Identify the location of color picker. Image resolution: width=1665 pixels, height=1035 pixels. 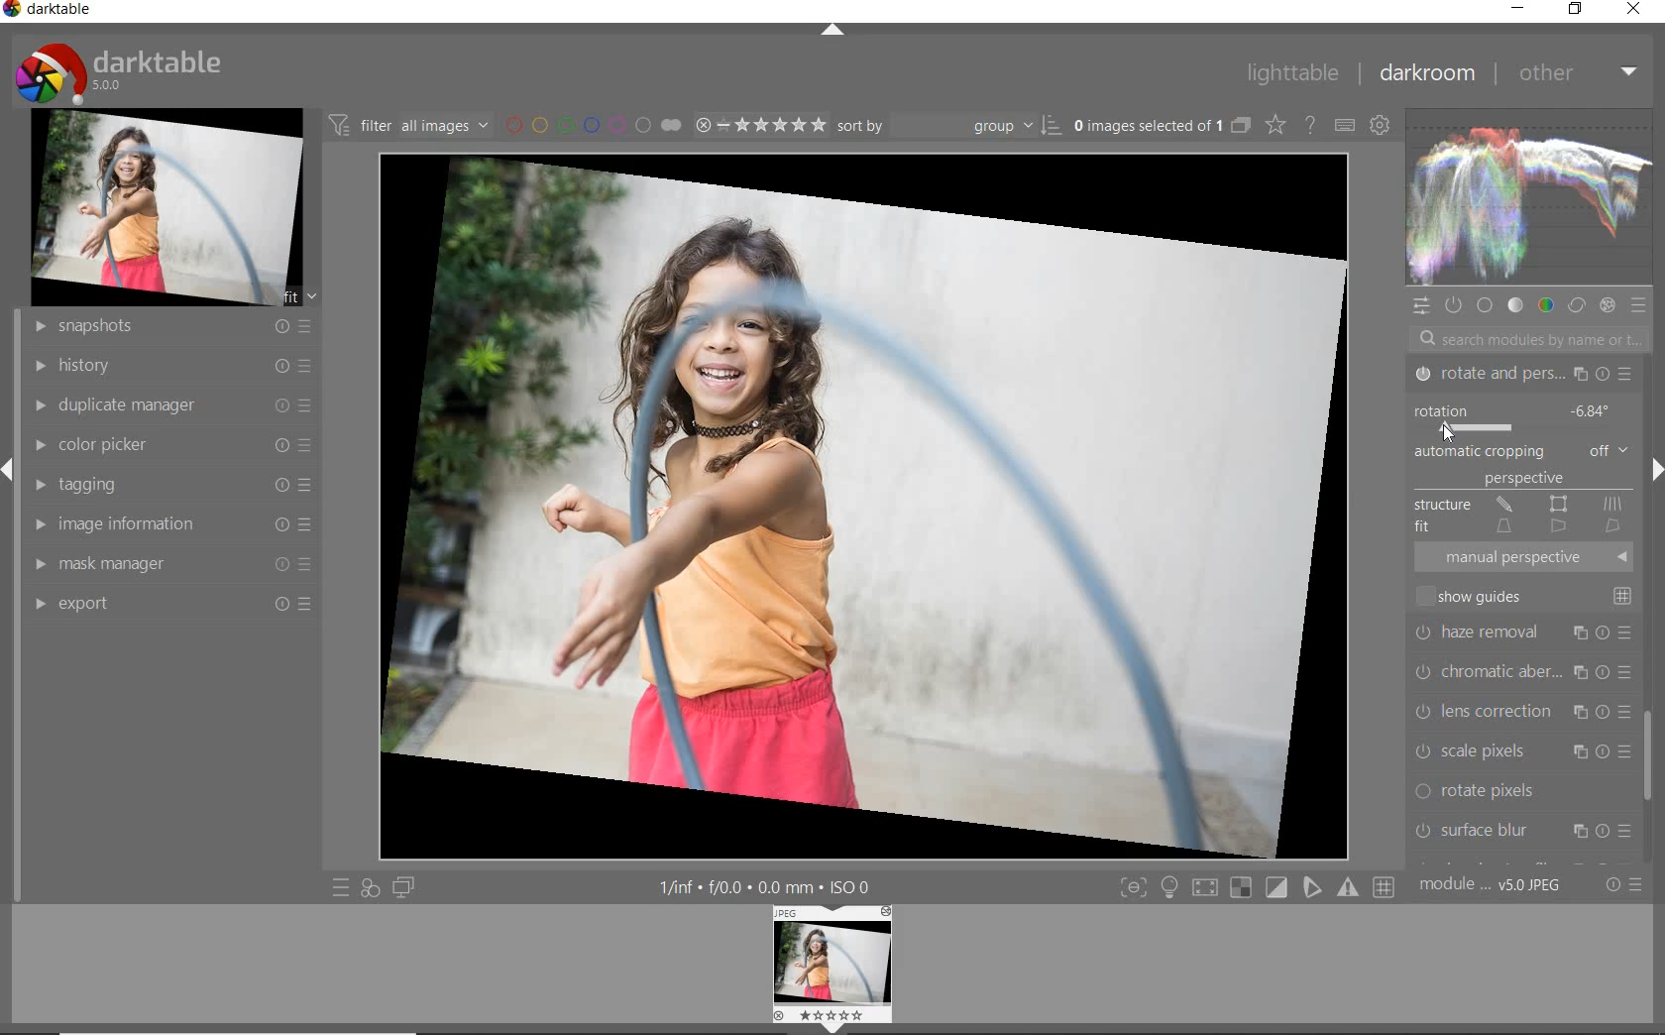
(169, 444).